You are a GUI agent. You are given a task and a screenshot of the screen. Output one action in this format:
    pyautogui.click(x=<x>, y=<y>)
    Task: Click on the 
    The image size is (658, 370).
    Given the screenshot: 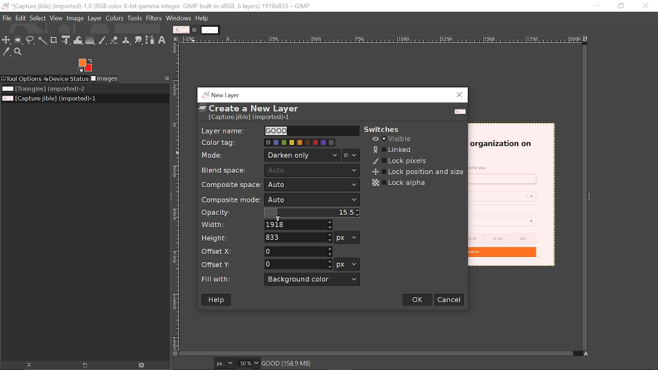 What is the action you would take?
    pyautogui.click(x=202, y=18)
    